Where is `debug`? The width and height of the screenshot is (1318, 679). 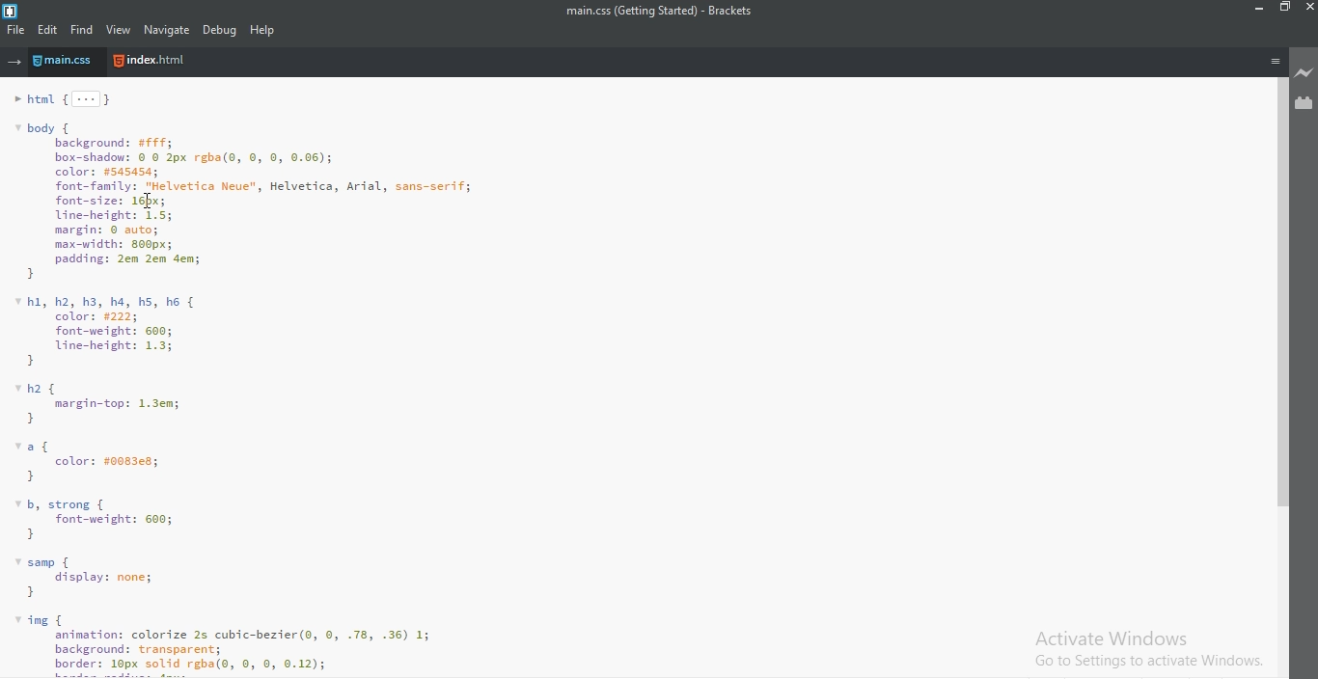 debug is located at coordinates (220, 30).